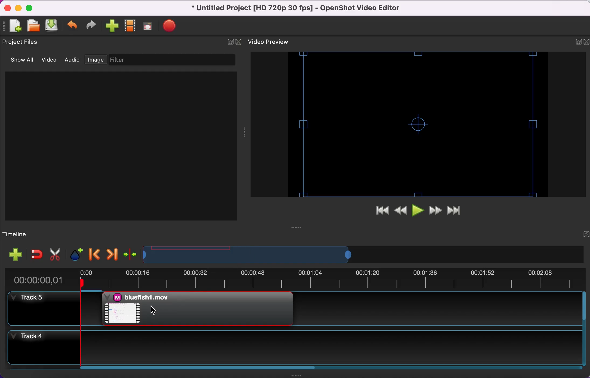 Image resolution: width=590 pixels, height=378 pixels. What do you see at coordinates (50, 60) in the screenshot?
I see `video` at bounding box center [50, 60].